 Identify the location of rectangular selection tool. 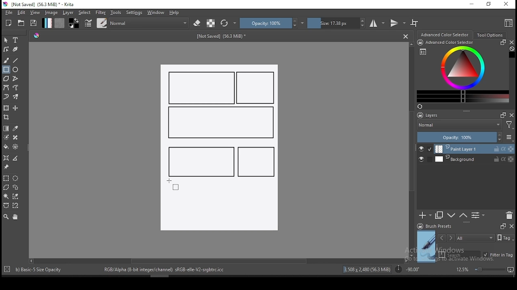
(6, 178).